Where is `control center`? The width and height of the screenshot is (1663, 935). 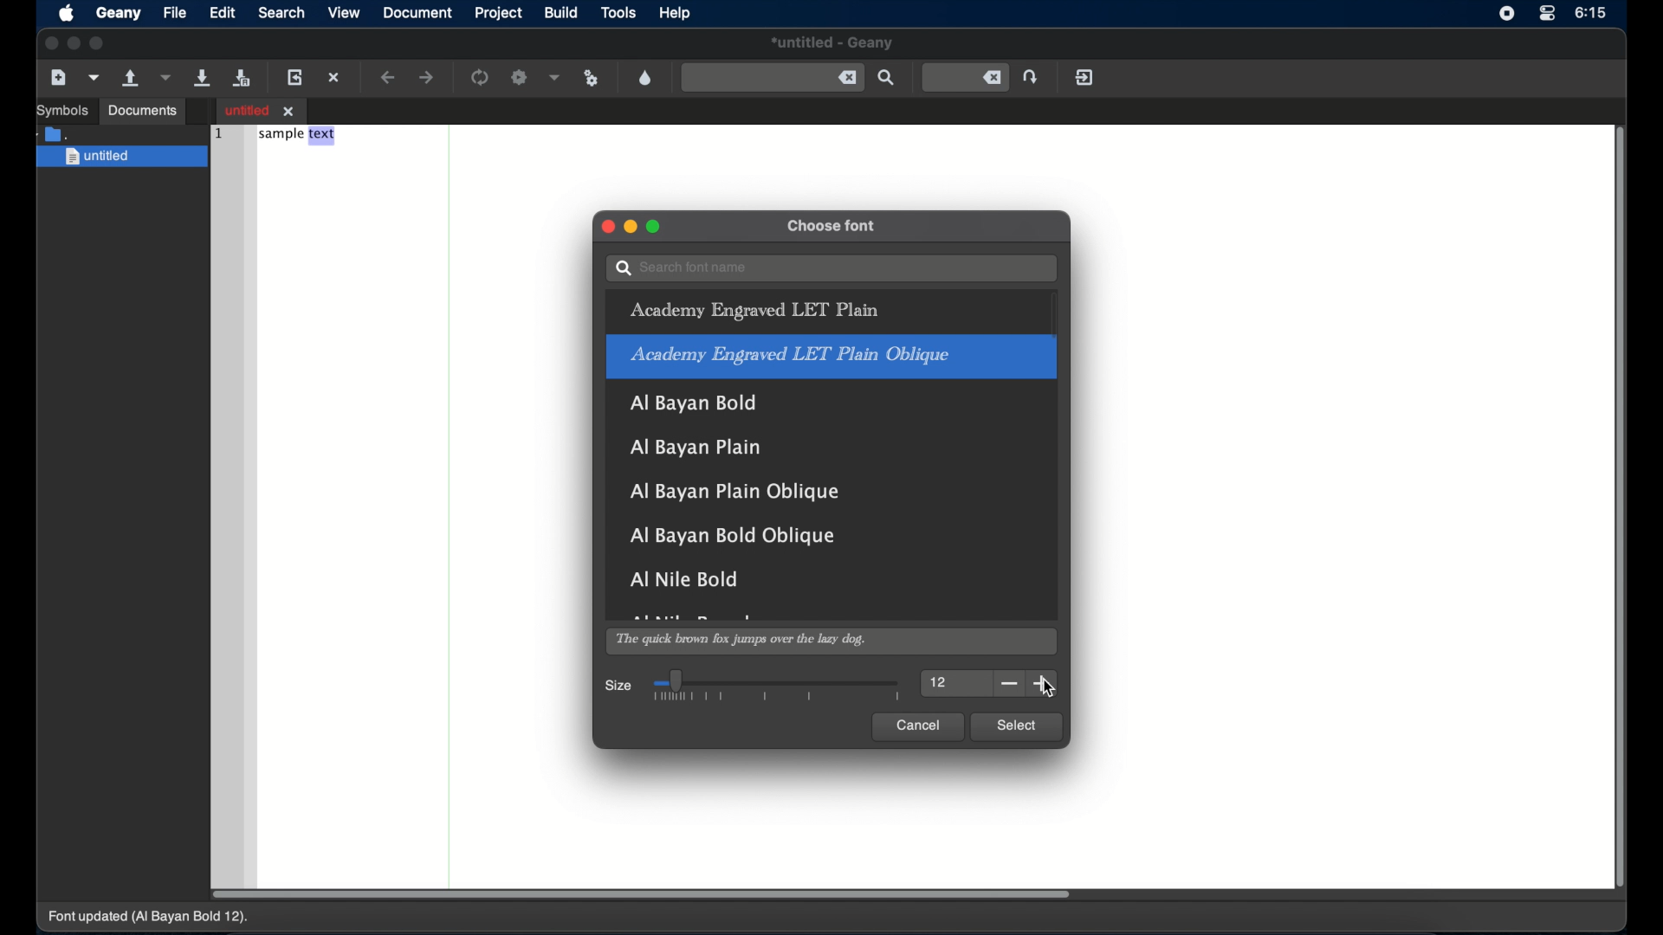
control center is located at coordinates (1546, 14).